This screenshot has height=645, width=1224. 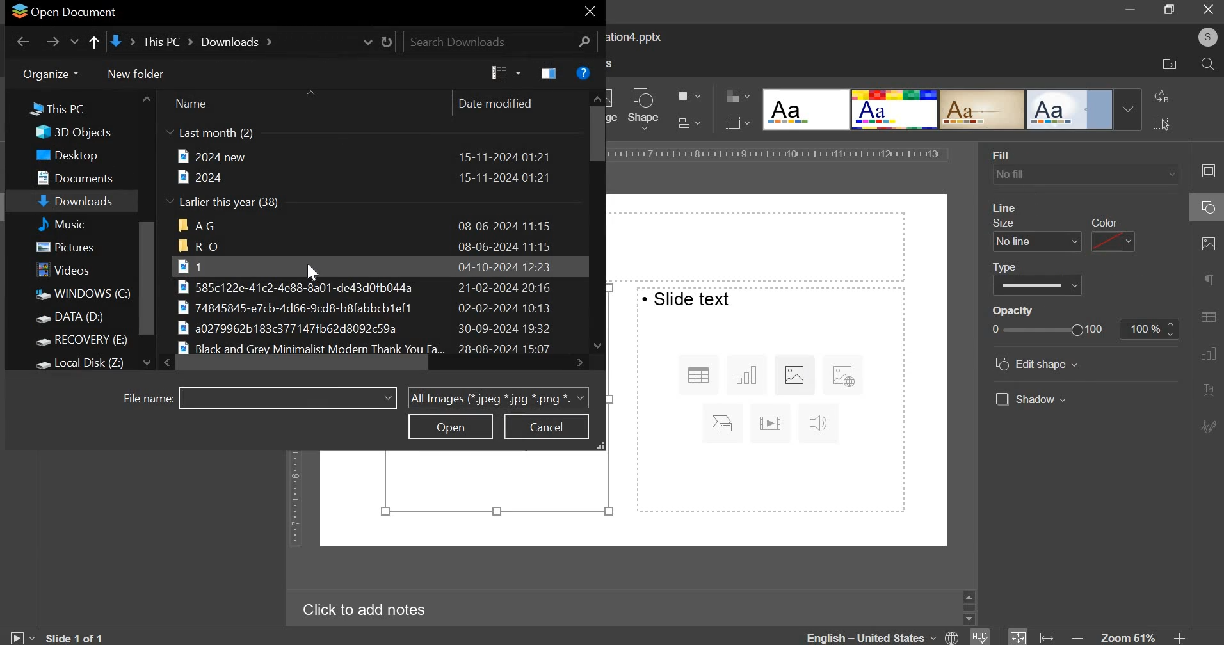 What do you see at coordinates (734, 122) in the screenshot?
I see `select slide size` at bounding box center [734, 122].